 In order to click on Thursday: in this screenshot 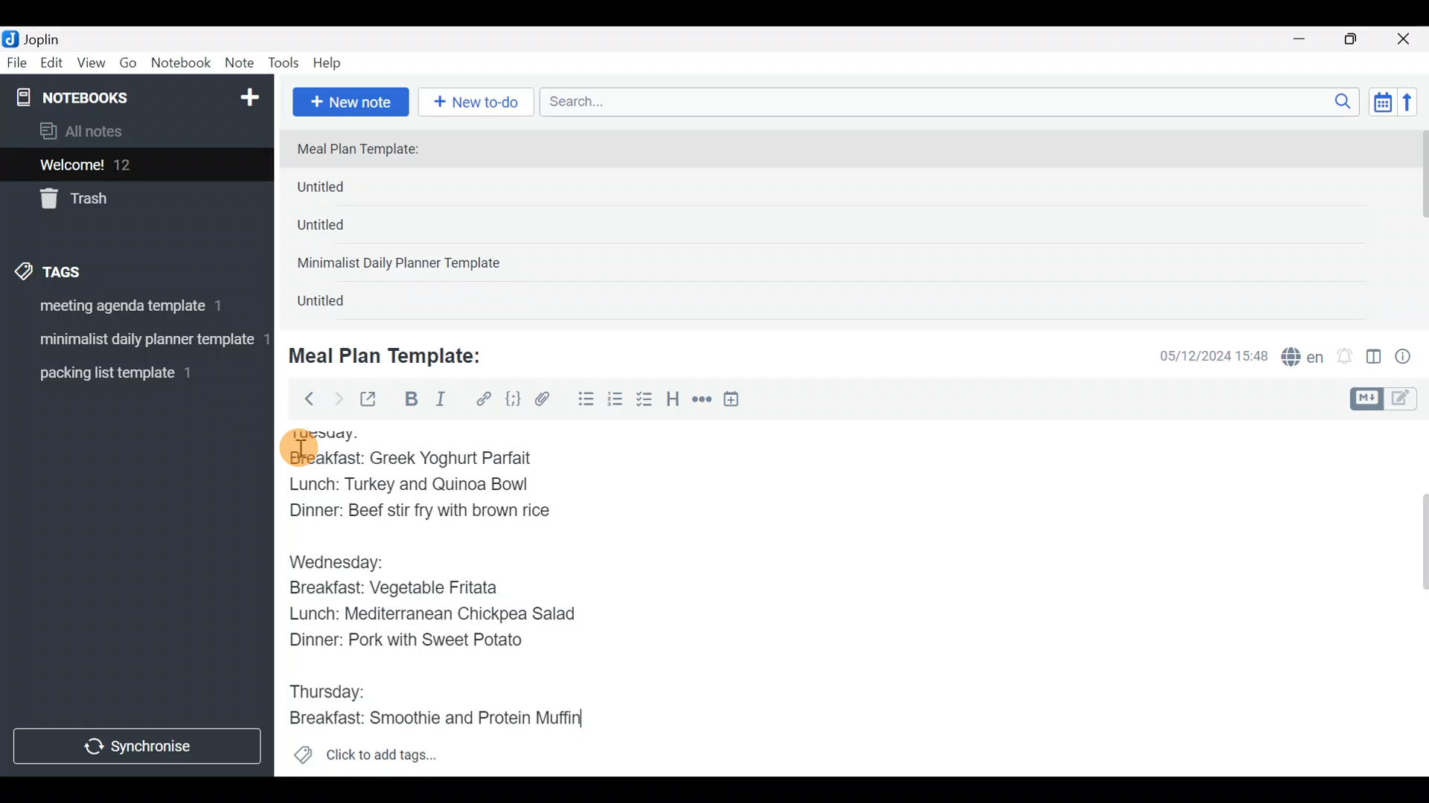, I will do `click(332, 691)`.